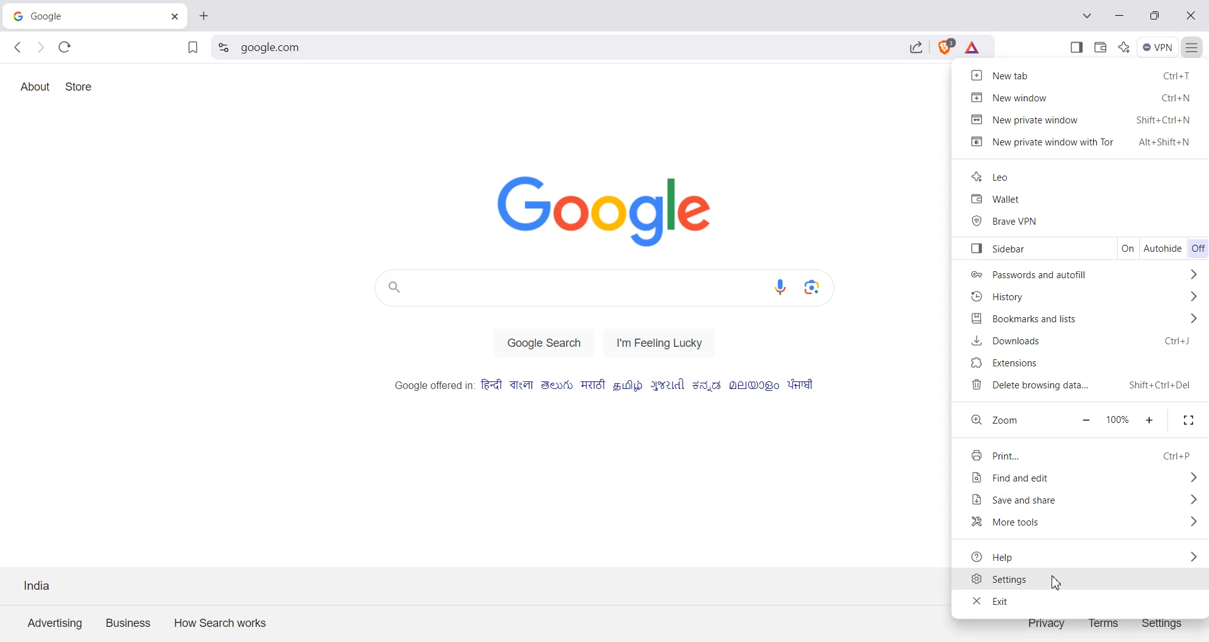  I want to click on Password and autofill, so click(1087, 273).